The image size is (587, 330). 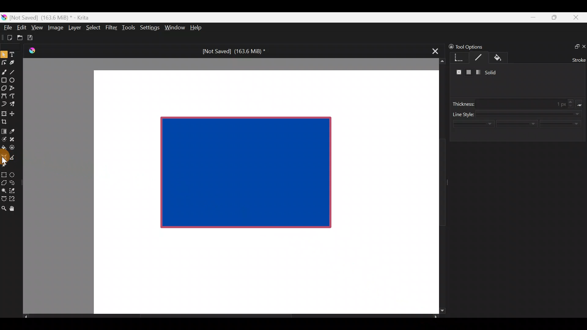 What do you see at coordinates (14, 139) in the screenshot?
I see `Smart patch tool` at bounding box center [14, 139].